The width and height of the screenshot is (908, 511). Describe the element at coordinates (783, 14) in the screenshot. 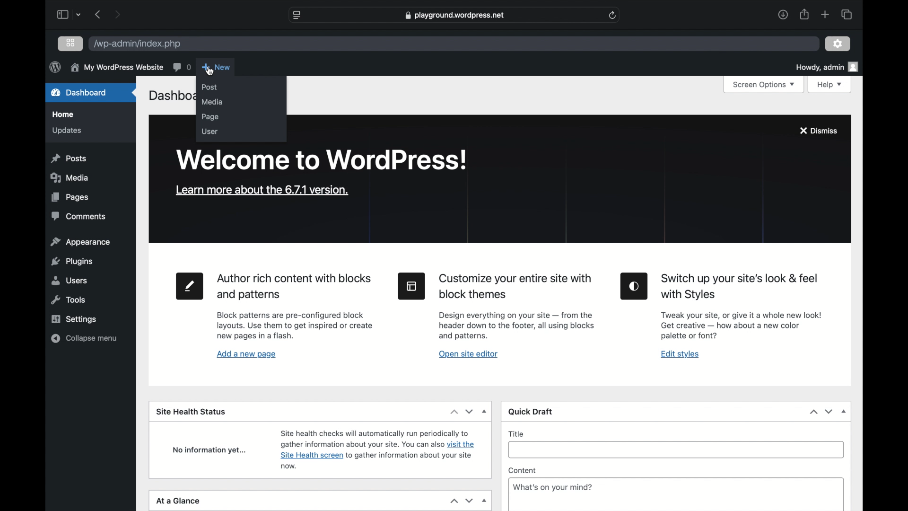

I see `downloads` at that location.